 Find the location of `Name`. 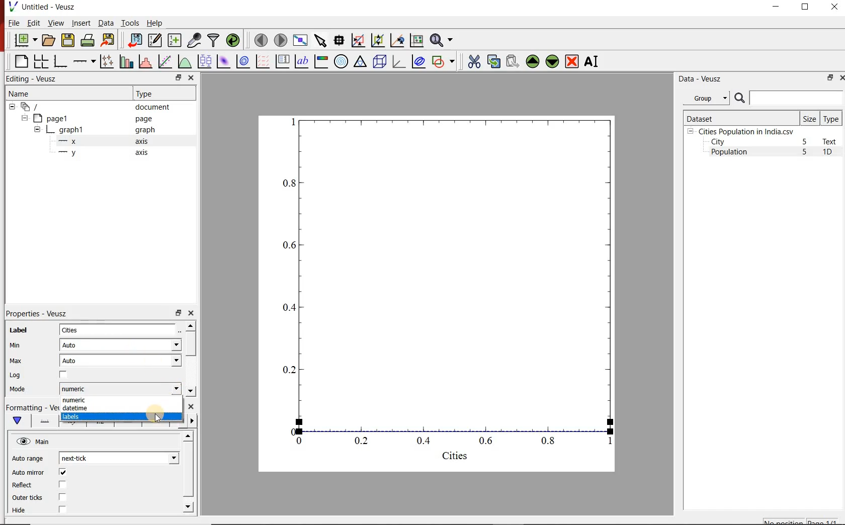

Name is located at coordinates (57, 93).